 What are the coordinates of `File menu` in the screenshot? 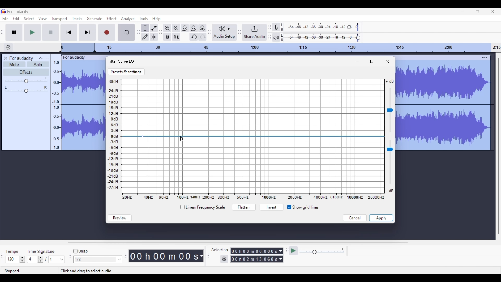 It's located at (5, 19).